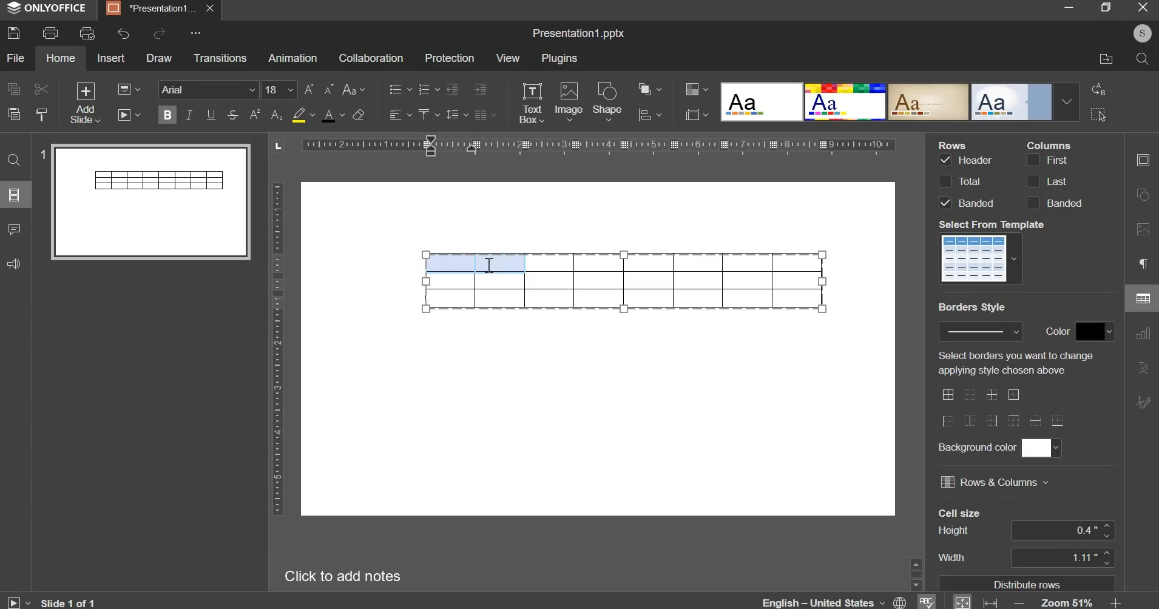  I want to click on image, so click(569, 101).